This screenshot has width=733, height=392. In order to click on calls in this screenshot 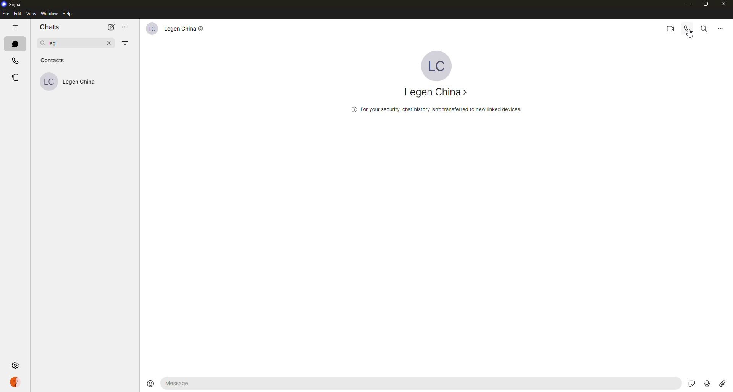, I will do `click(16, 61)`.